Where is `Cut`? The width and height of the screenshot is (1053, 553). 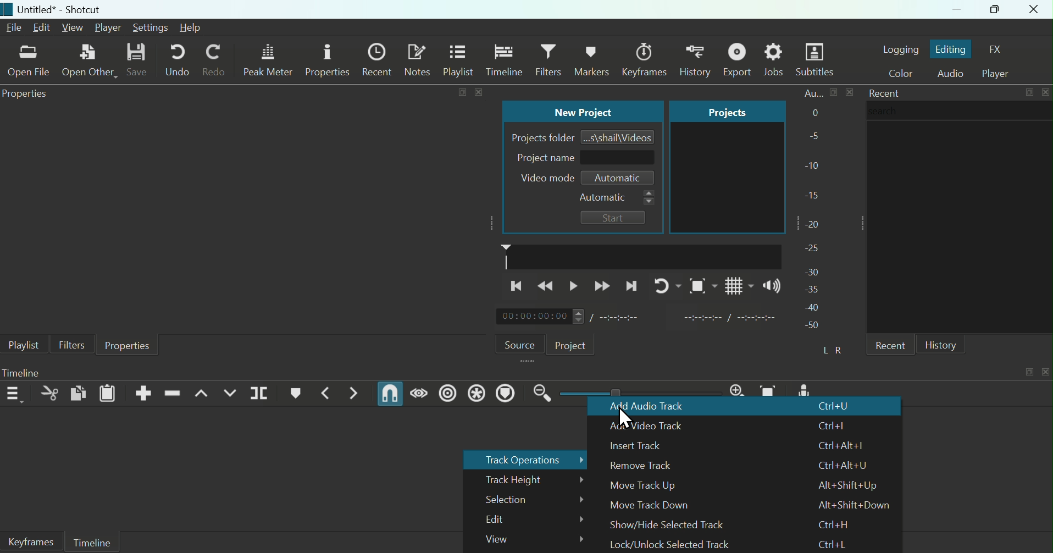 Cut is located at coordinates (47, 395).